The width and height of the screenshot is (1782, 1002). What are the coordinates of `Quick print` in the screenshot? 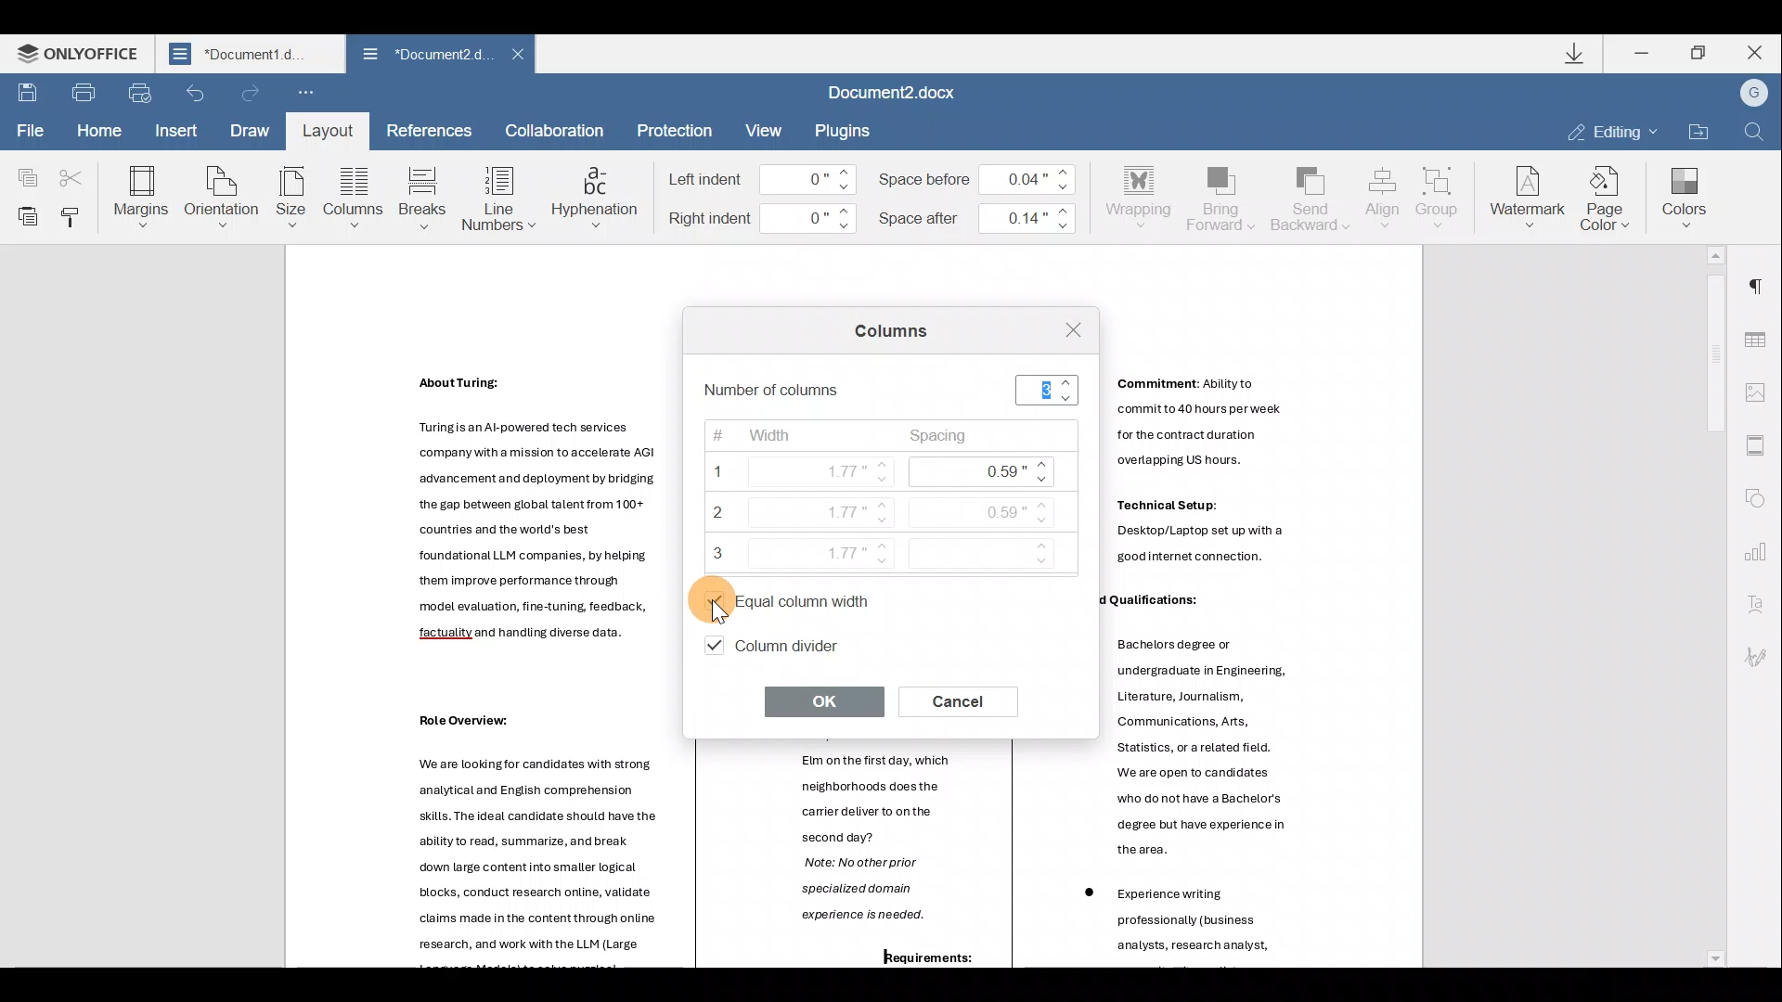 It's located at (140, 91).